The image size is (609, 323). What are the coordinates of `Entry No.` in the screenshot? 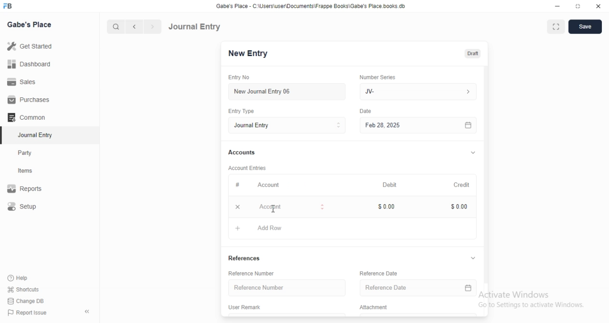 It's located at (242, 77).